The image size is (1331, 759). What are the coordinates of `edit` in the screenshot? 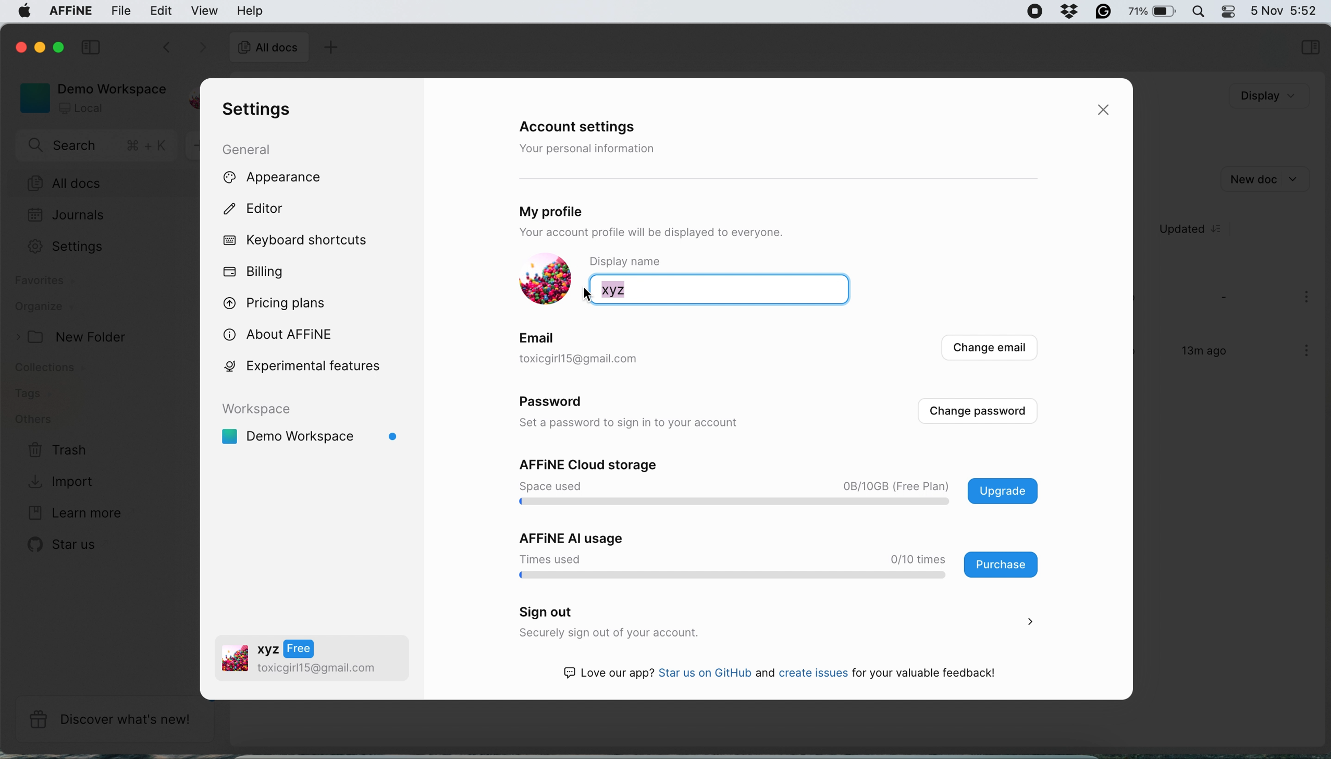 It's located at (162, 10).